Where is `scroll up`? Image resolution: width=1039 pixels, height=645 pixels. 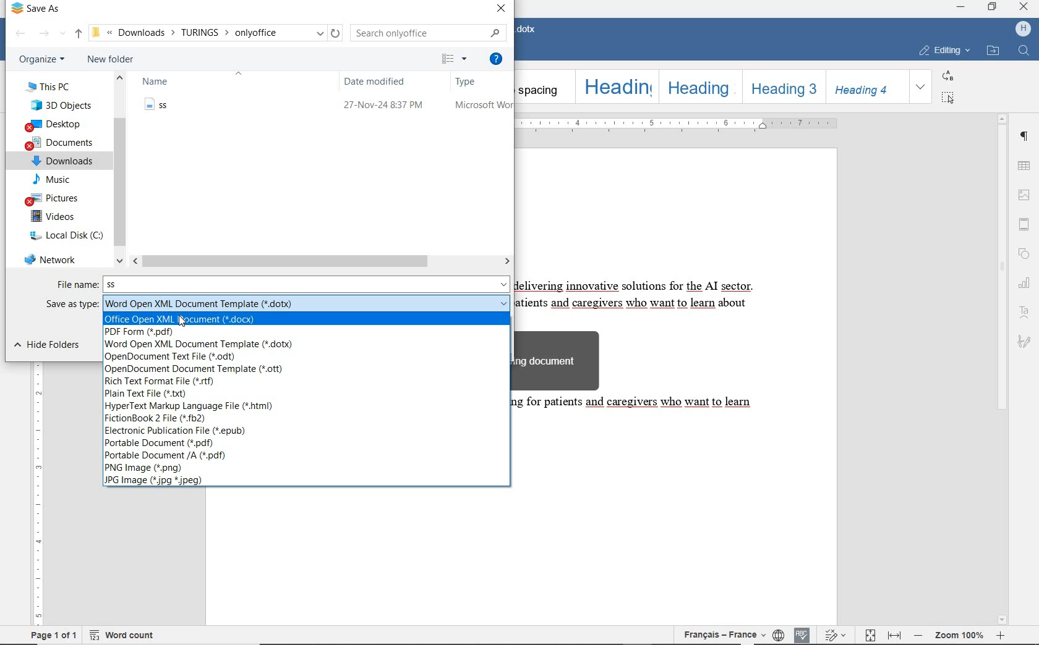 scroll up is located at coordinates (1002, 118).